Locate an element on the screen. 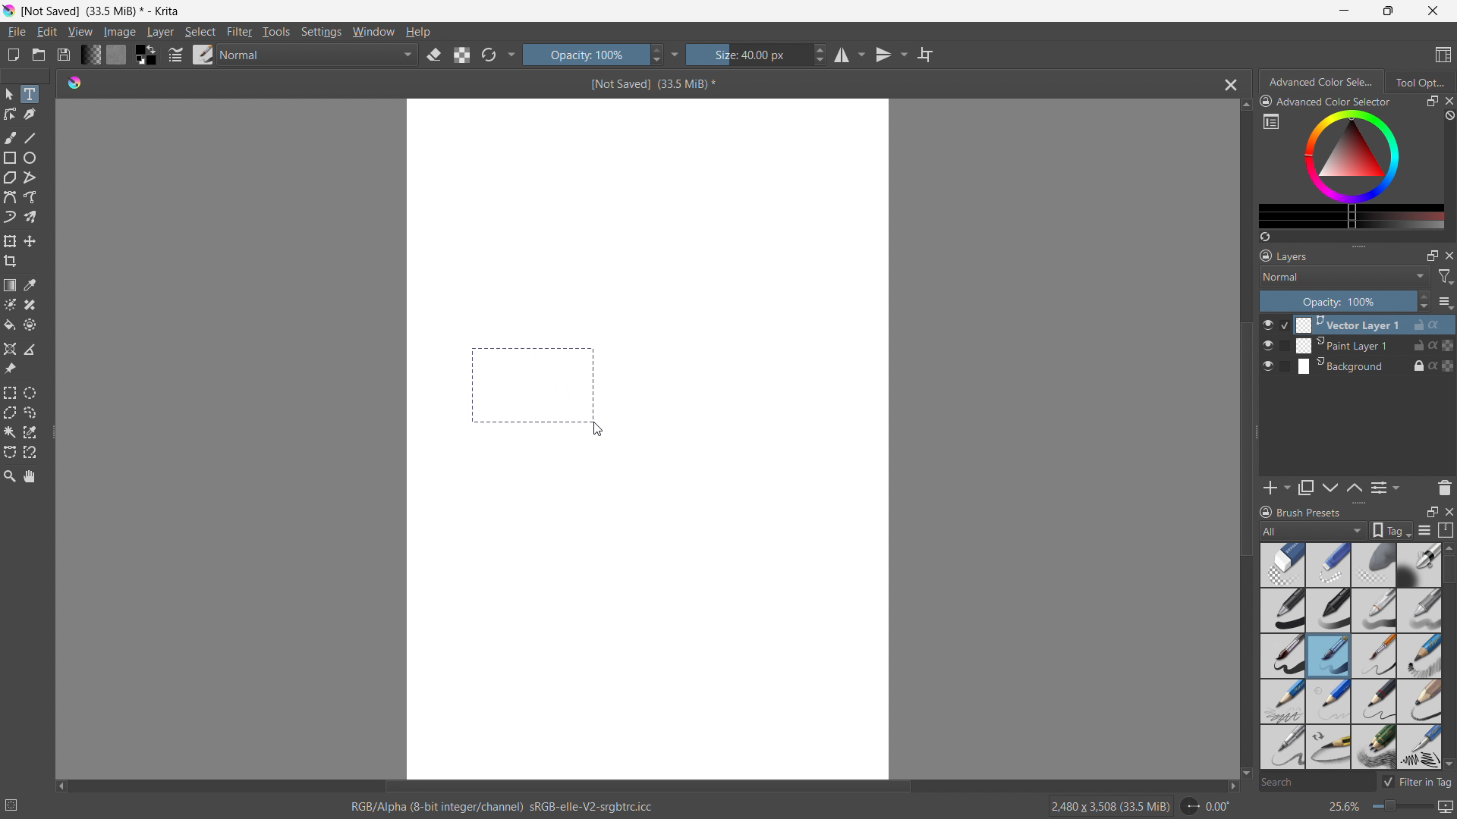  small pin brush is located at coordinates (1373, 657).